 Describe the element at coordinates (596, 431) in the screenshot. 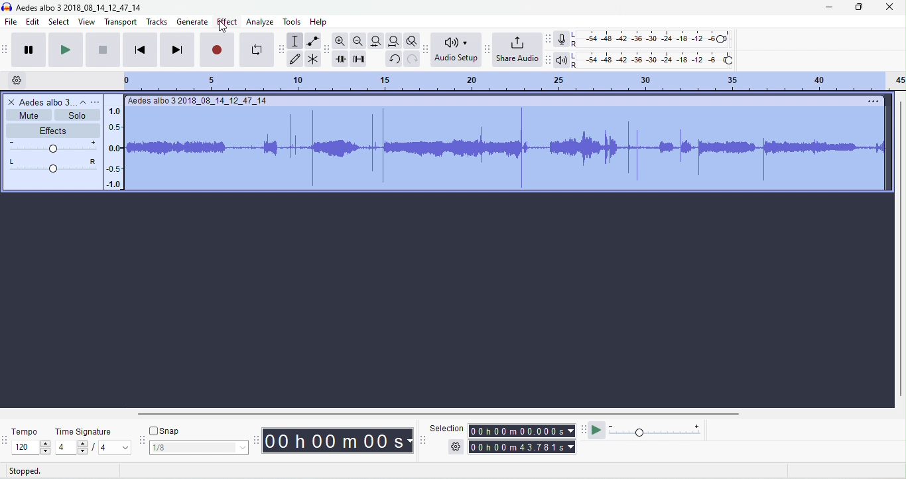

I see `play at speed / play at speed once` at that location.